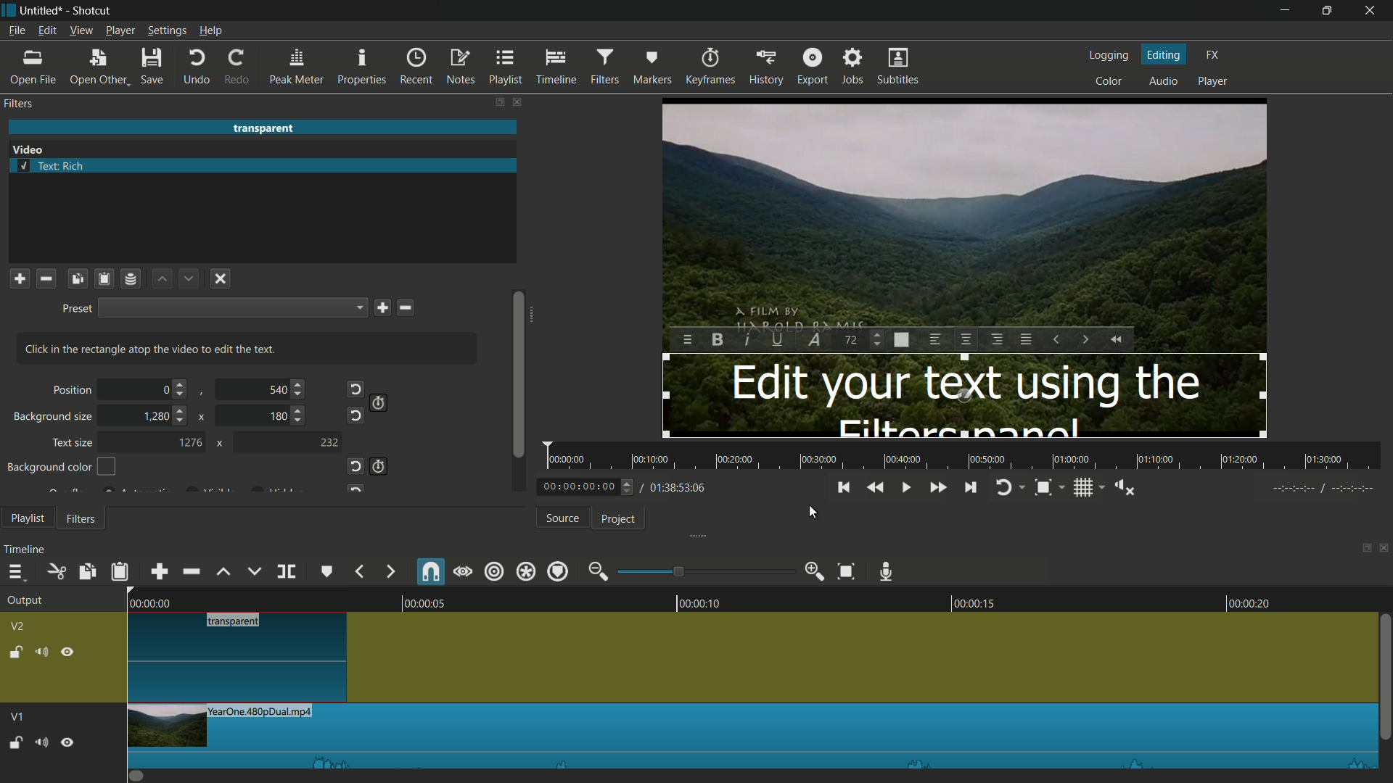 The width and height of the screenshot is (1393, 783). Describe the element at coordinates (19, 626) in the screenshot. I see `v2` at that location.